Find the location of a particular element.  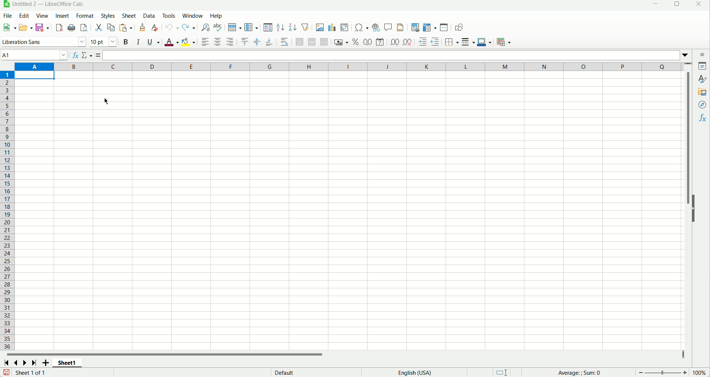

Borders is located at coordinates (452, 42).